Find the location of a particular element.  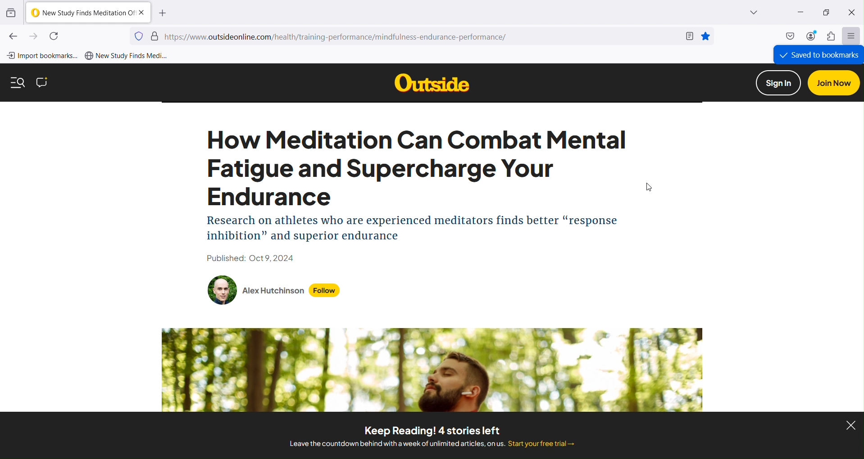

Confirmation that the webpage has been added to Bookmarks is located at coordinates (818, 55).